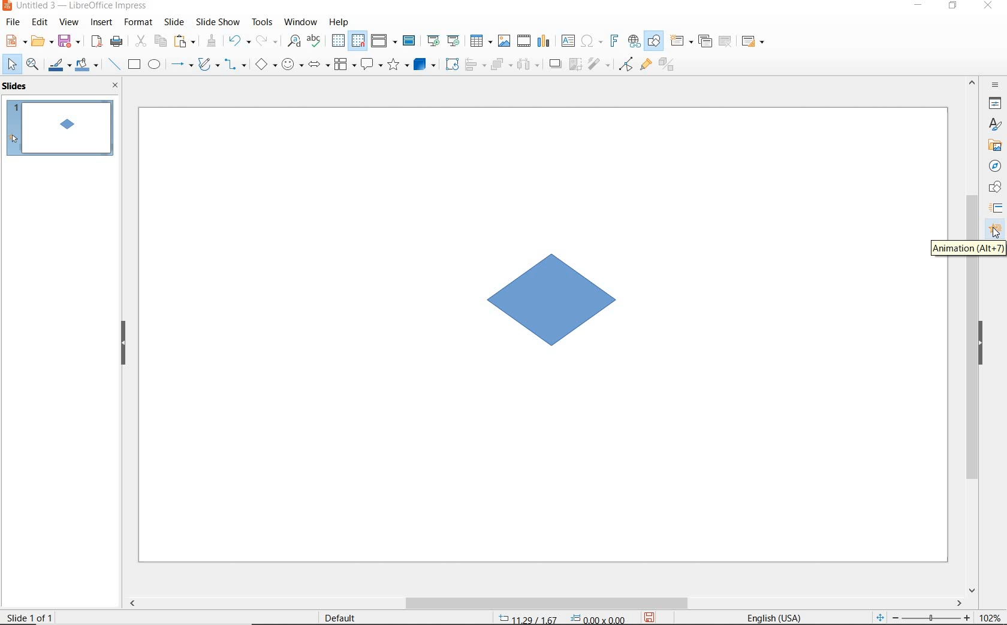  What do you see at coordinates (524, 43) in the screenshot?
I see `insert audio or video` at bounding box center [524, 43].